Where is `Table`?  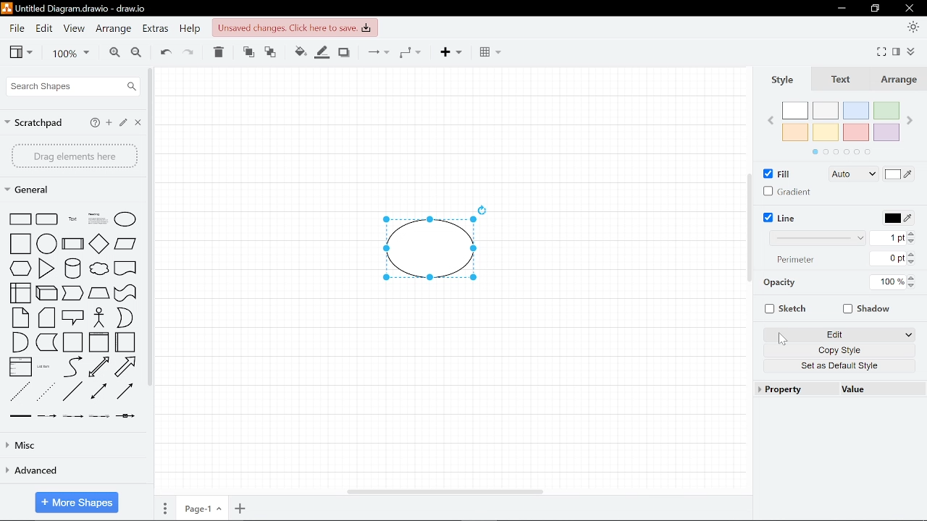 Table is located at coordinates (491, 51).